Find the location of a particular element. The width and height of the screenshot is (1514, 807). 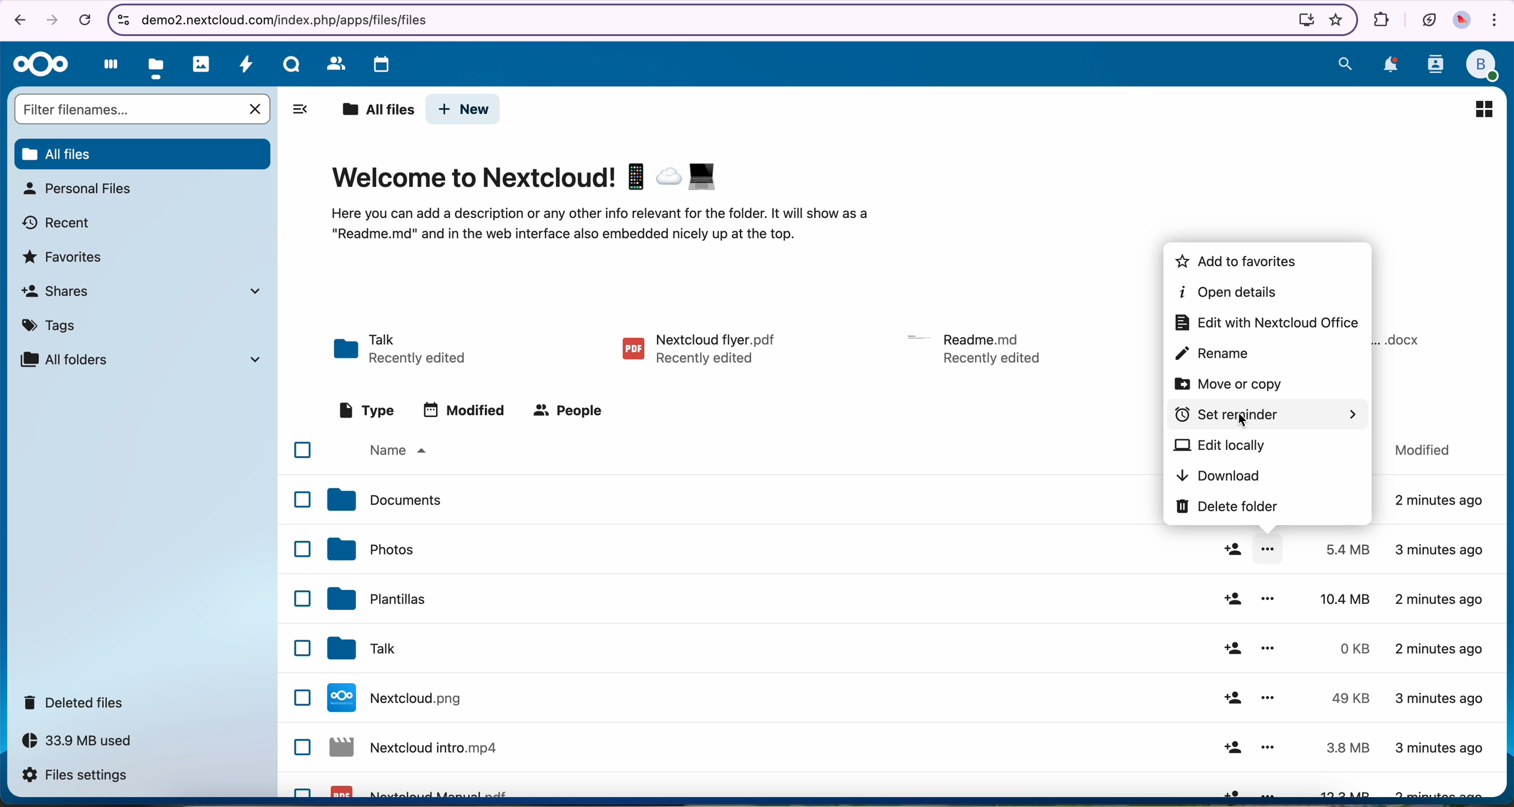

contacts is located at coordinates (1433, 66).